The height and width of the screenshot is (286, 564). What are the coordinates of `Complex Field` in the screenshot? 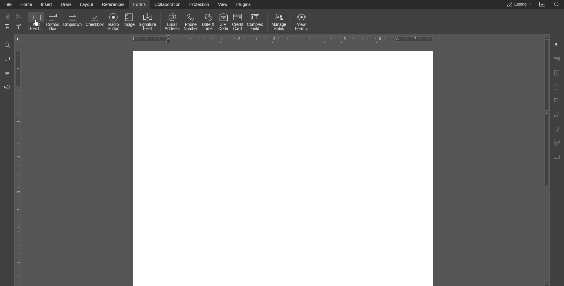 It's located at (256, 22).